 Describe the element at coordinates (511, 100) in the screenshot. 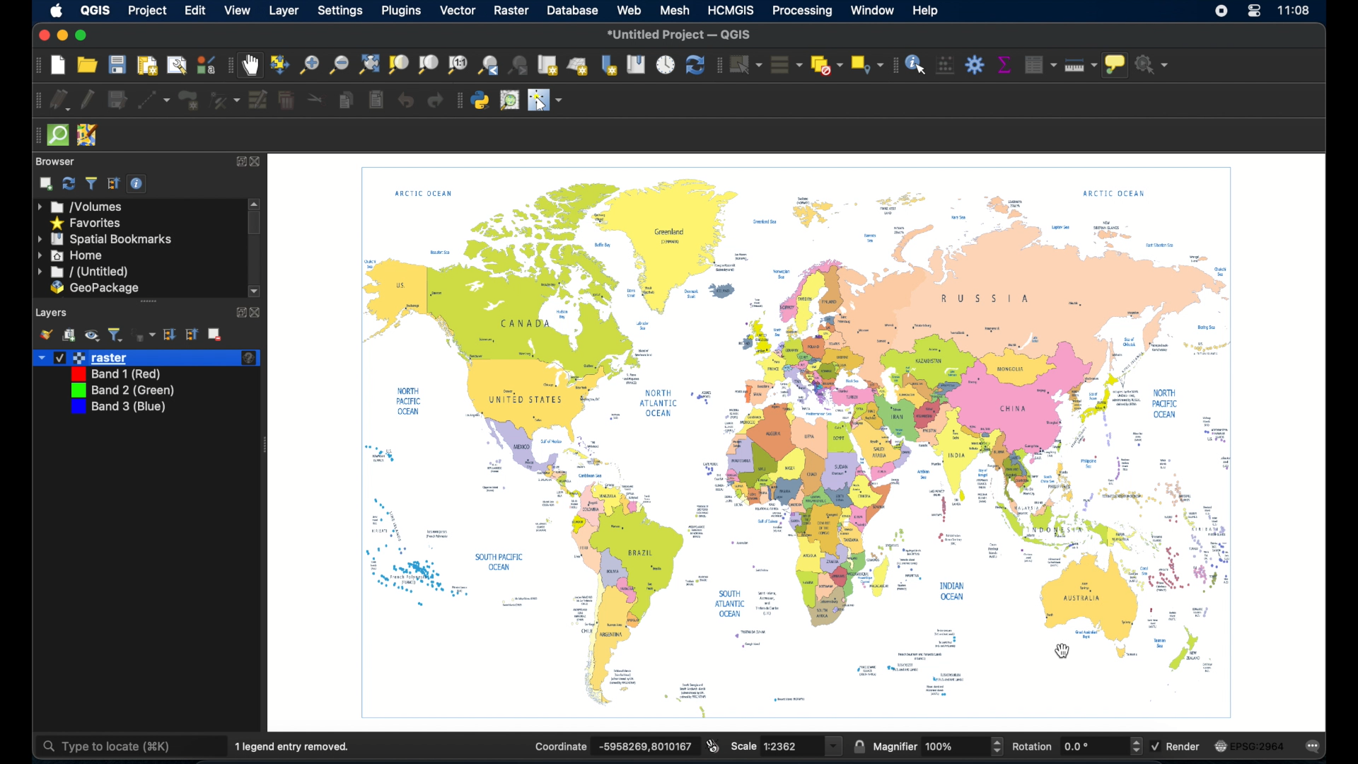

I see `osm place search` at that location.